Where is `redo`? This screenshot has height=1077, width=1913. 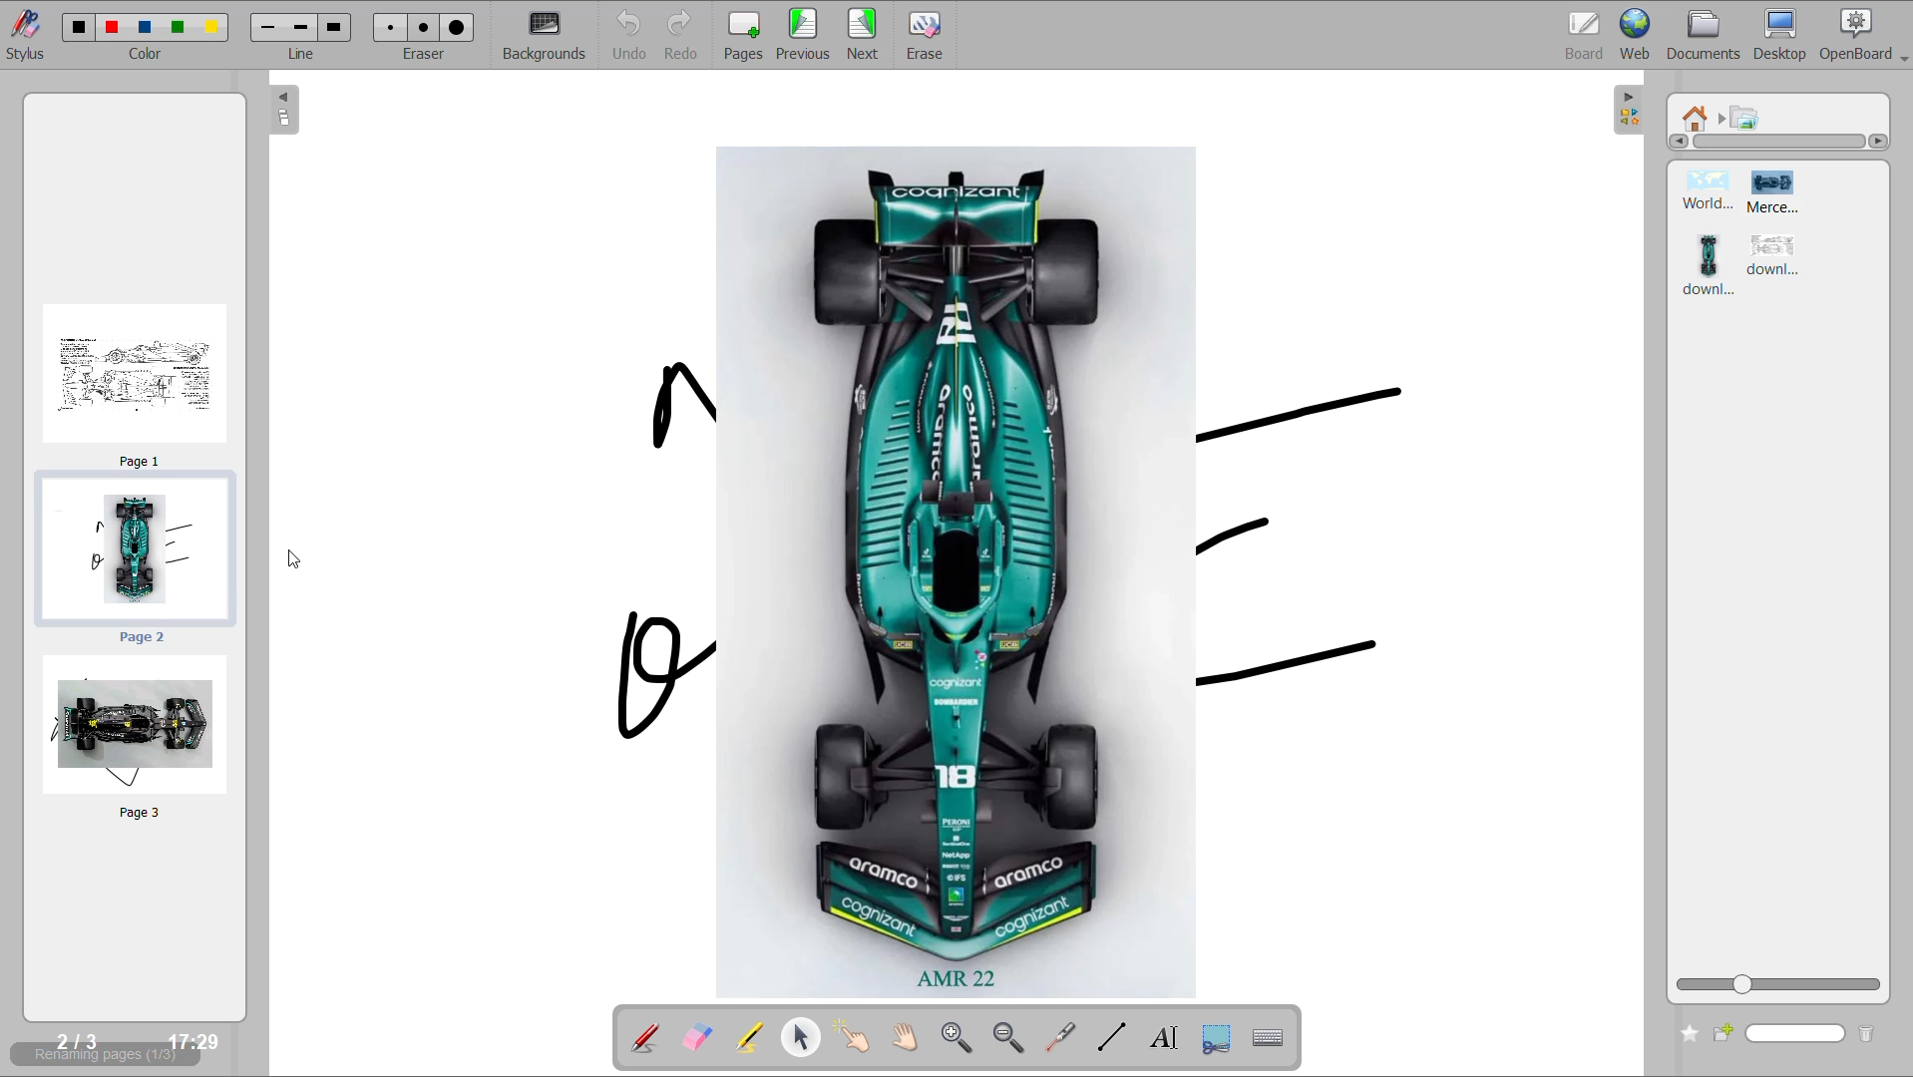 redo is located at coordinates (686, 35).